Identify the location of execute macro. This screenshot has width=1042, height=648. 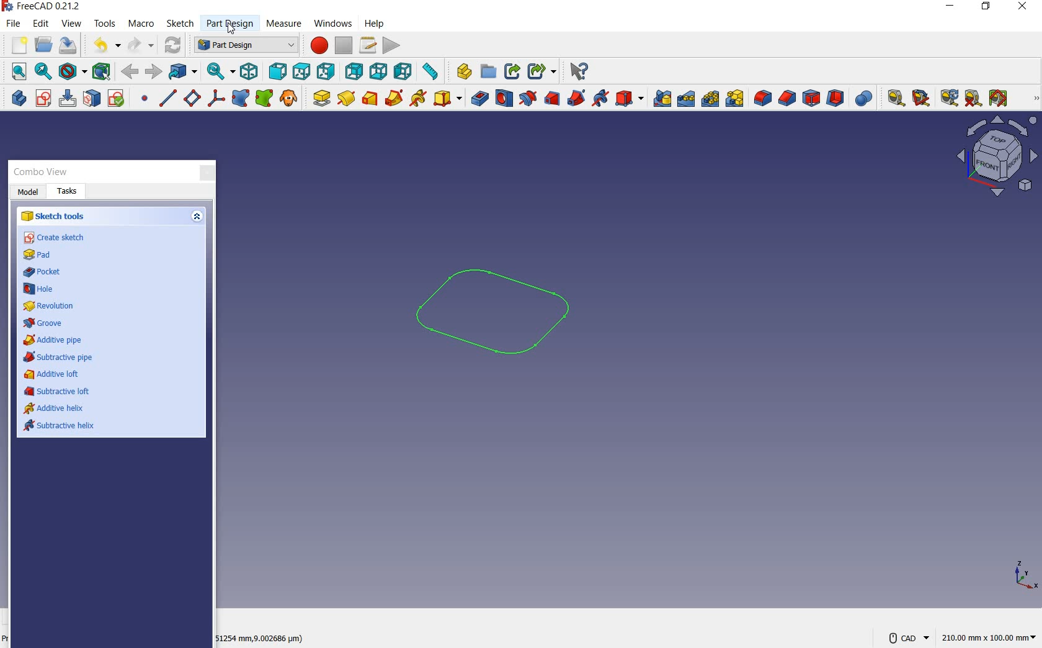
(392, 45).